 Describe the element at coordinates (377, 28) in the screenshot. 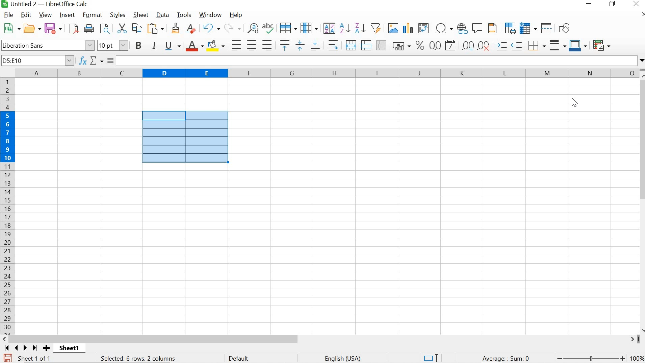

I see `autofilter` at that location.